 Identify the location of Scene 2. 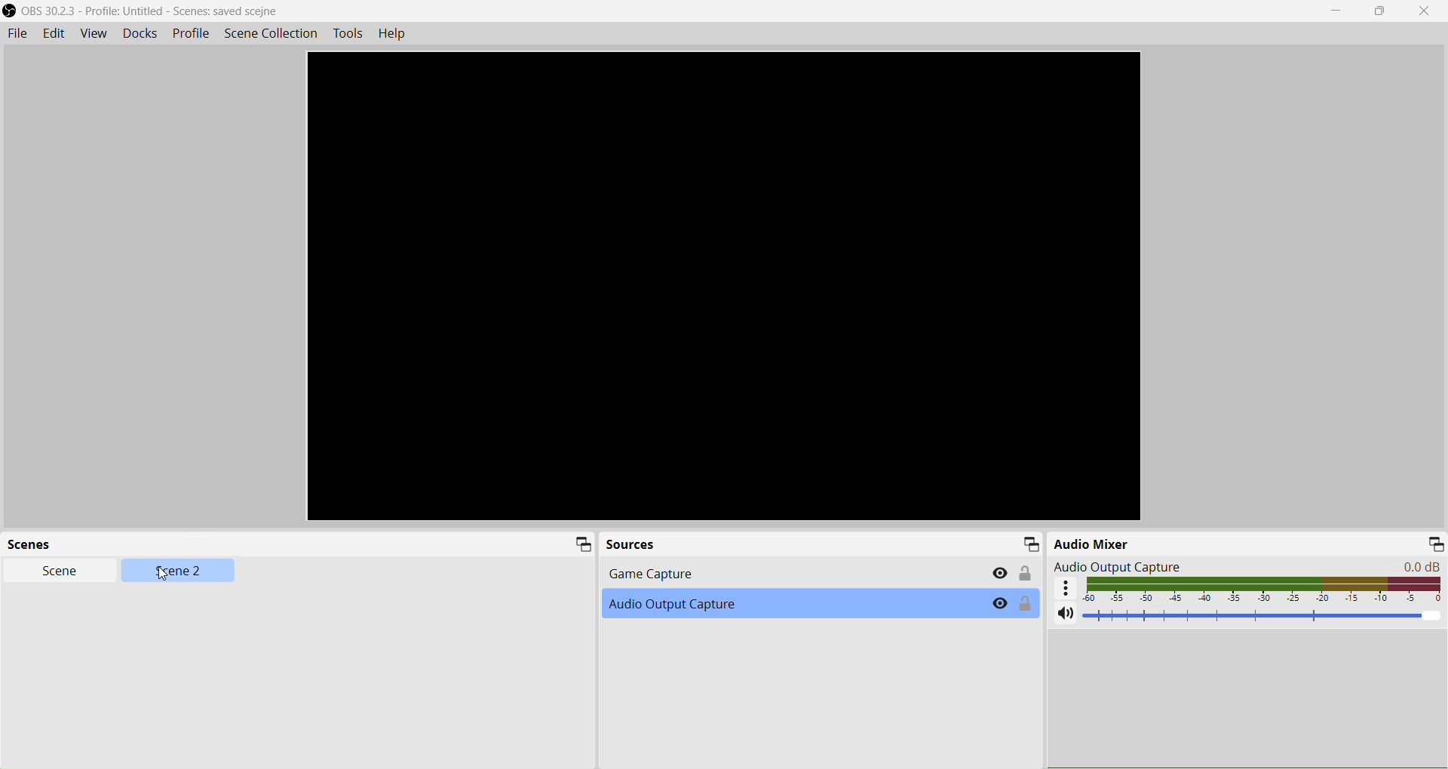
(179, 570).